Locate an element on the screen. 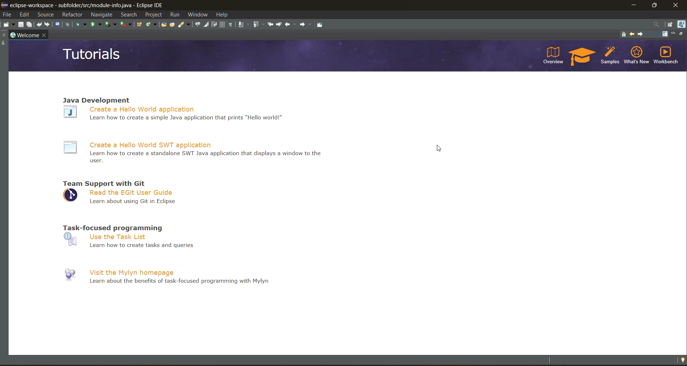 The height and width of the screenshot is (366, 687). new java package is located at coordinates (140, 24).